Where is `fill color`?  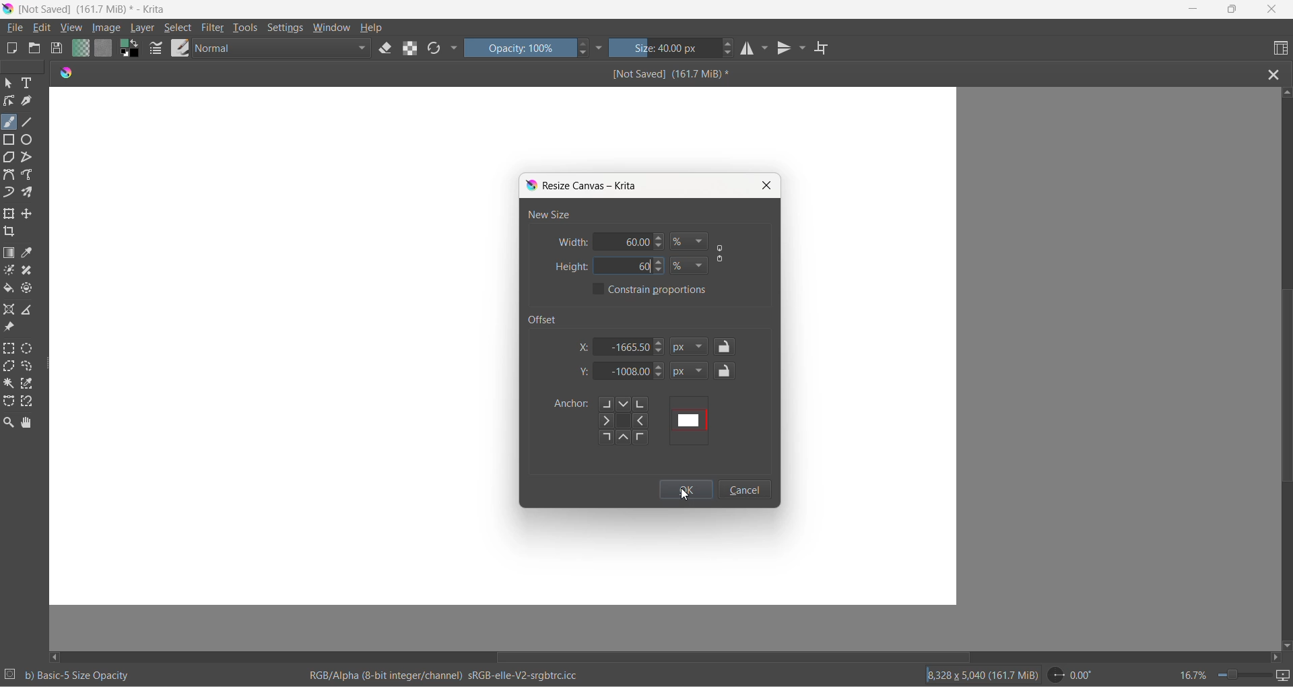 fill color is located at coordinates (9, 290).